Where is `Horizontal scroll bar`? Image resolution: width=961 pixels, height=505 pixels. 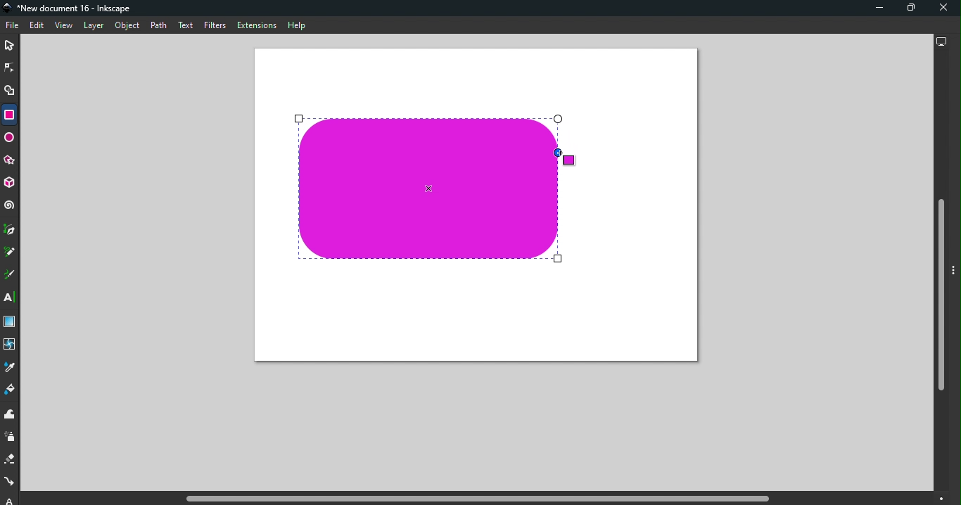
Horizontal scroll bar is located at coordinates (480, 499).